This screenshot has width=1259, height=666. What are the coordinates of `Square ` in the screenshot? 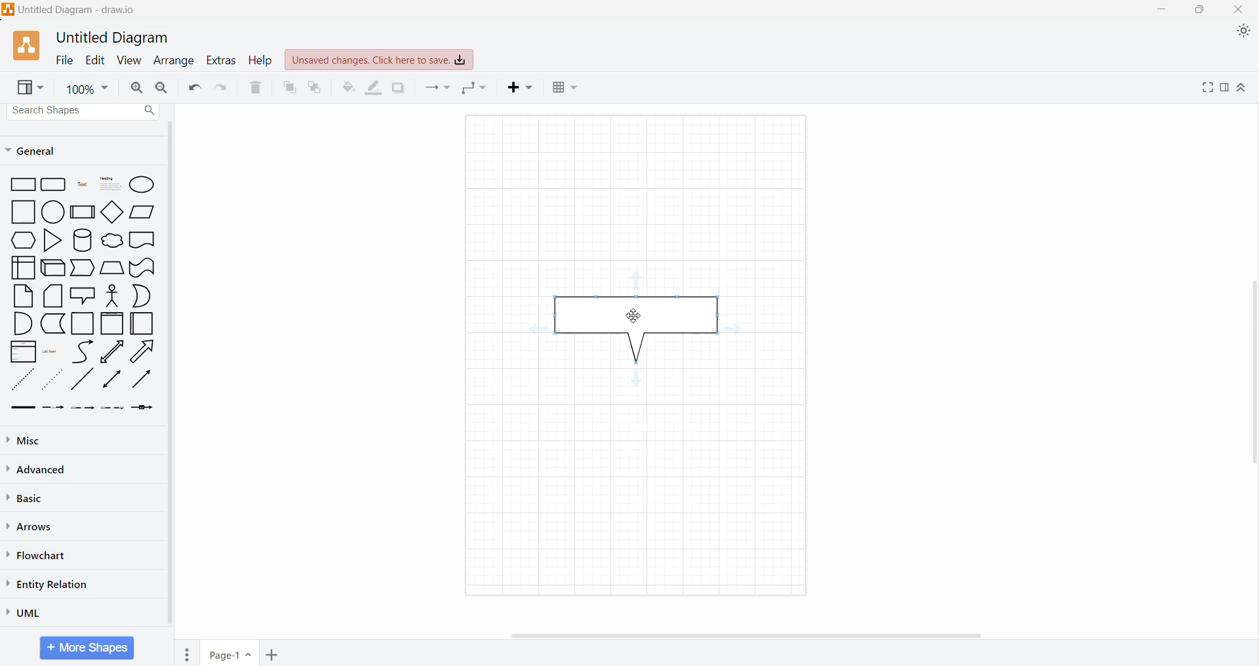 It's located at (83, 324).